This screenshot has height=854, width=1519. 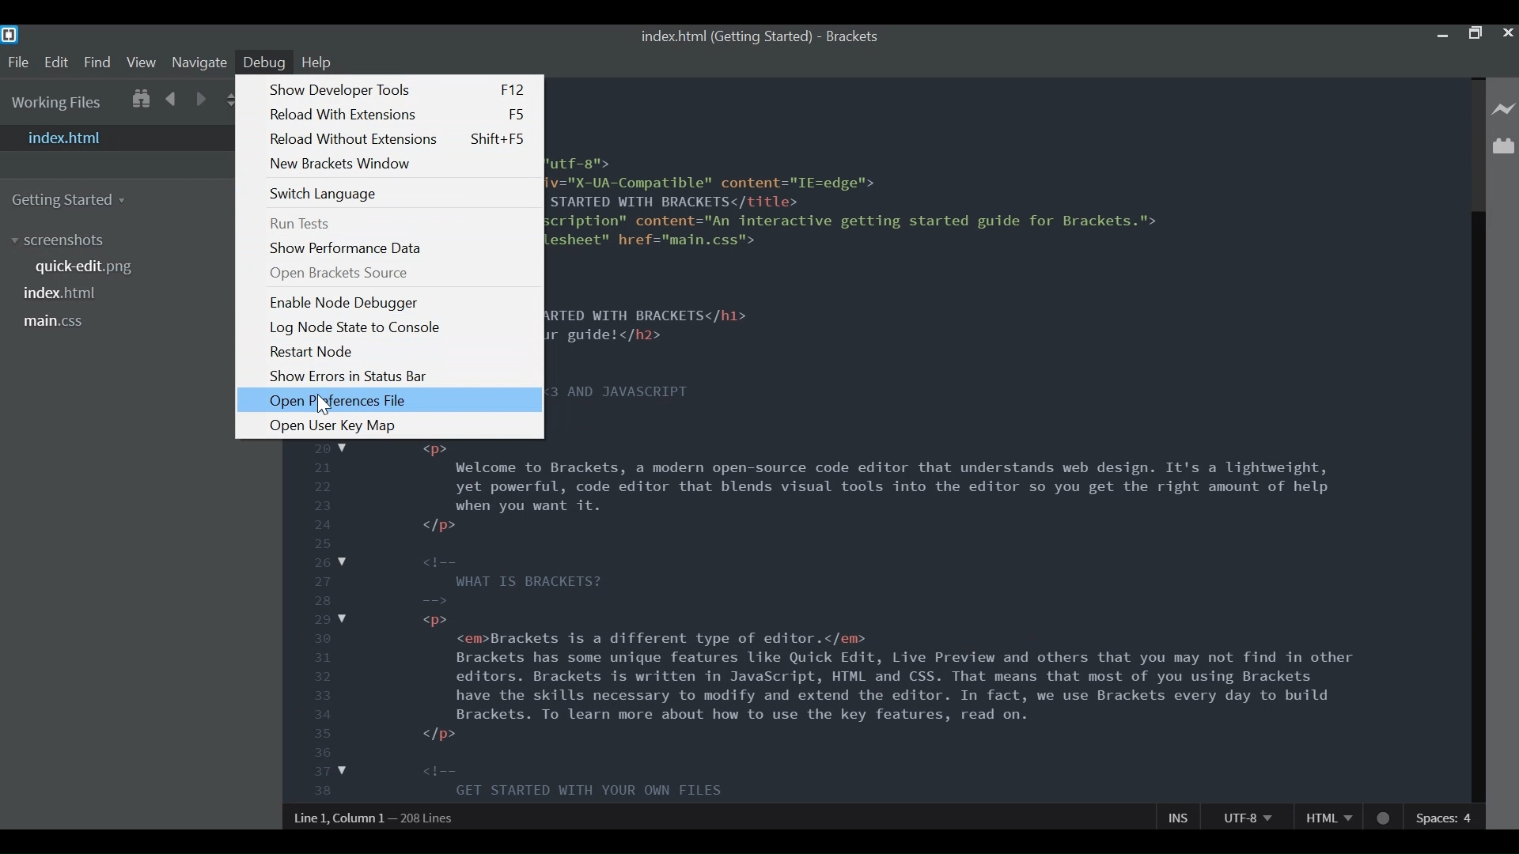 I want to click on Open Brackets Source, so click(x=339, y=273).